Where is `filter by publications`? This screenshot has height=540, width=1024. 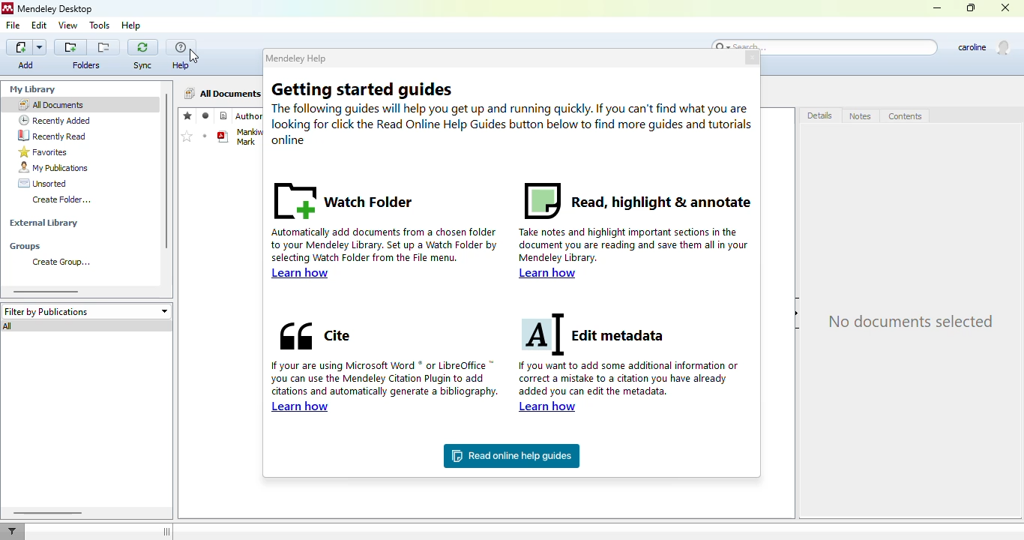
filter by publications is located at coordinates (86, 311).